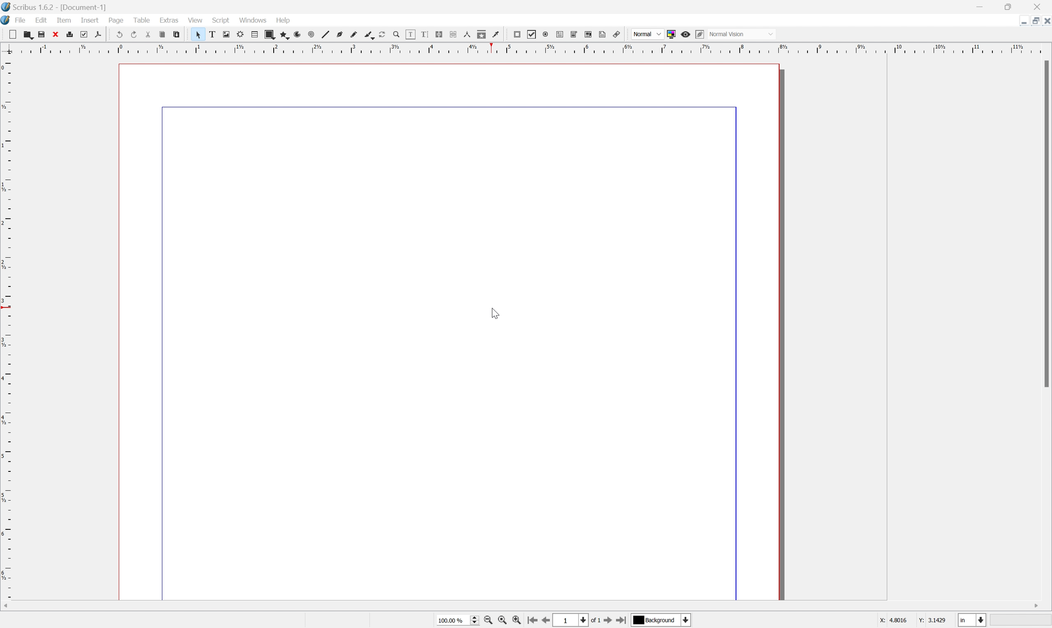 This screenshot has height=628, width=1052. What do you see at coordinates (283, 20) in the screenshot?
I see `help` at bounding box center [283, 20].